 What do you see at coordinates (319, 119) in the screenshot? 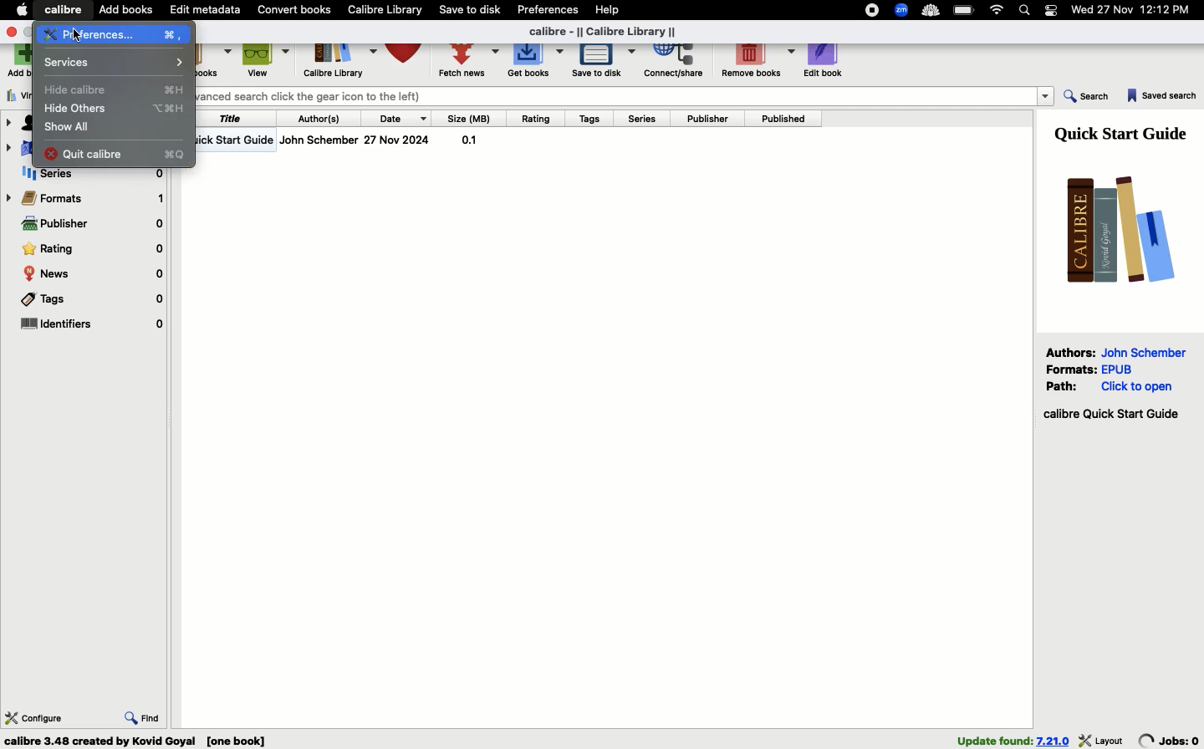
I see `Authors` at bounding box center [319, 119].